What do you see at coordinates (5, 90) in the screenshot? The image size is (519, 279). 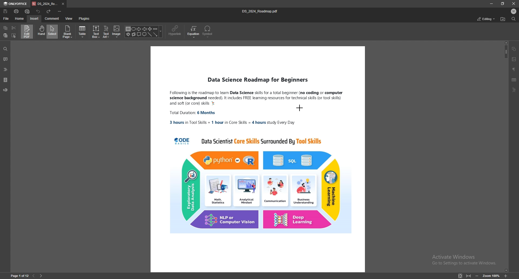 I see `feedback` at bounding box center [5, 90].